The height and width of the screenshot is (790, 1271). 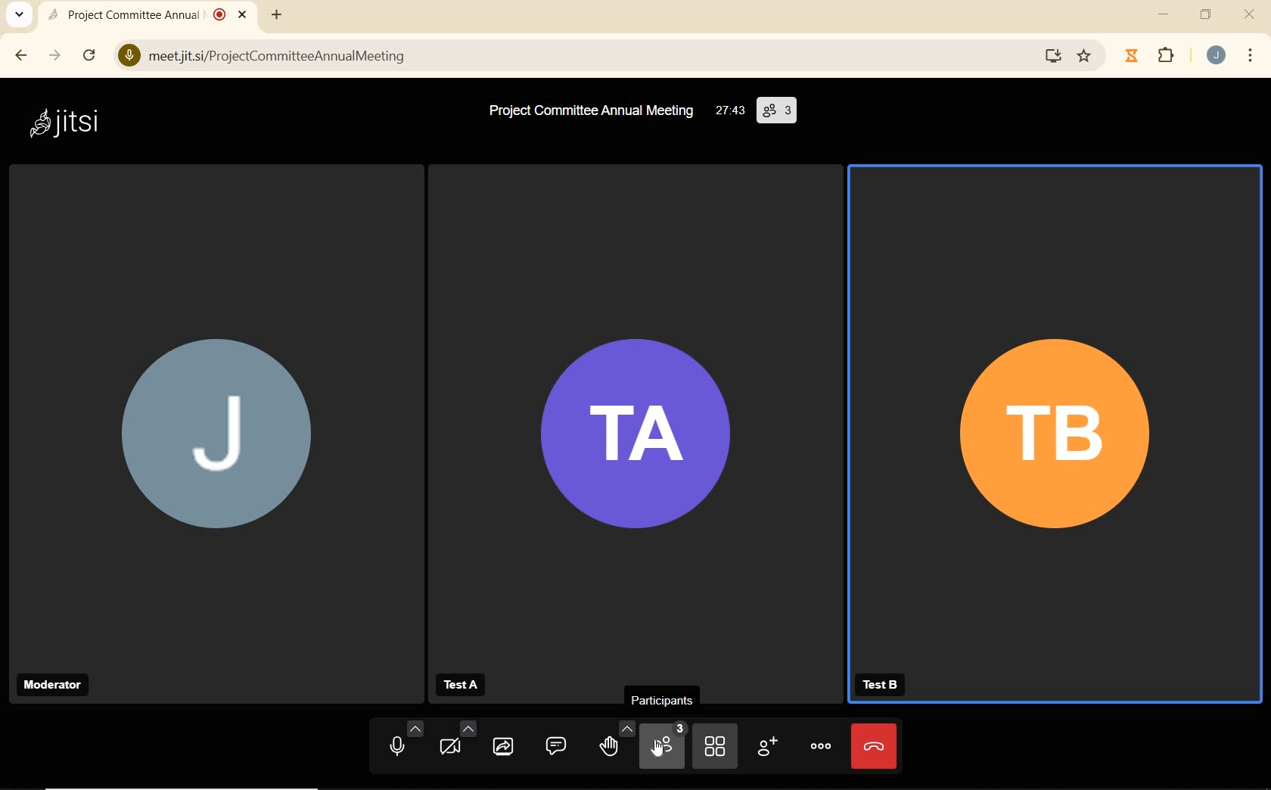 What do you see at coordinates (665, 745) in the screenshot?
I see `PARTICIPANTS` at bounding box center [665, 745].